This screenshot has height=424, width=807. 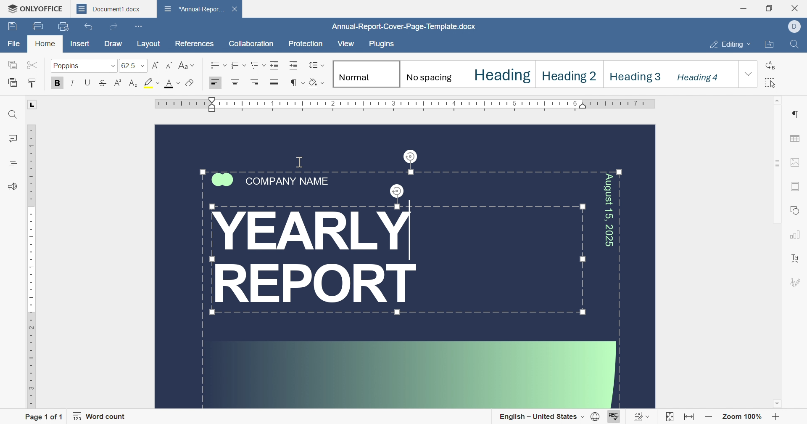 I want to click on font size, so click(x=134, y=66).